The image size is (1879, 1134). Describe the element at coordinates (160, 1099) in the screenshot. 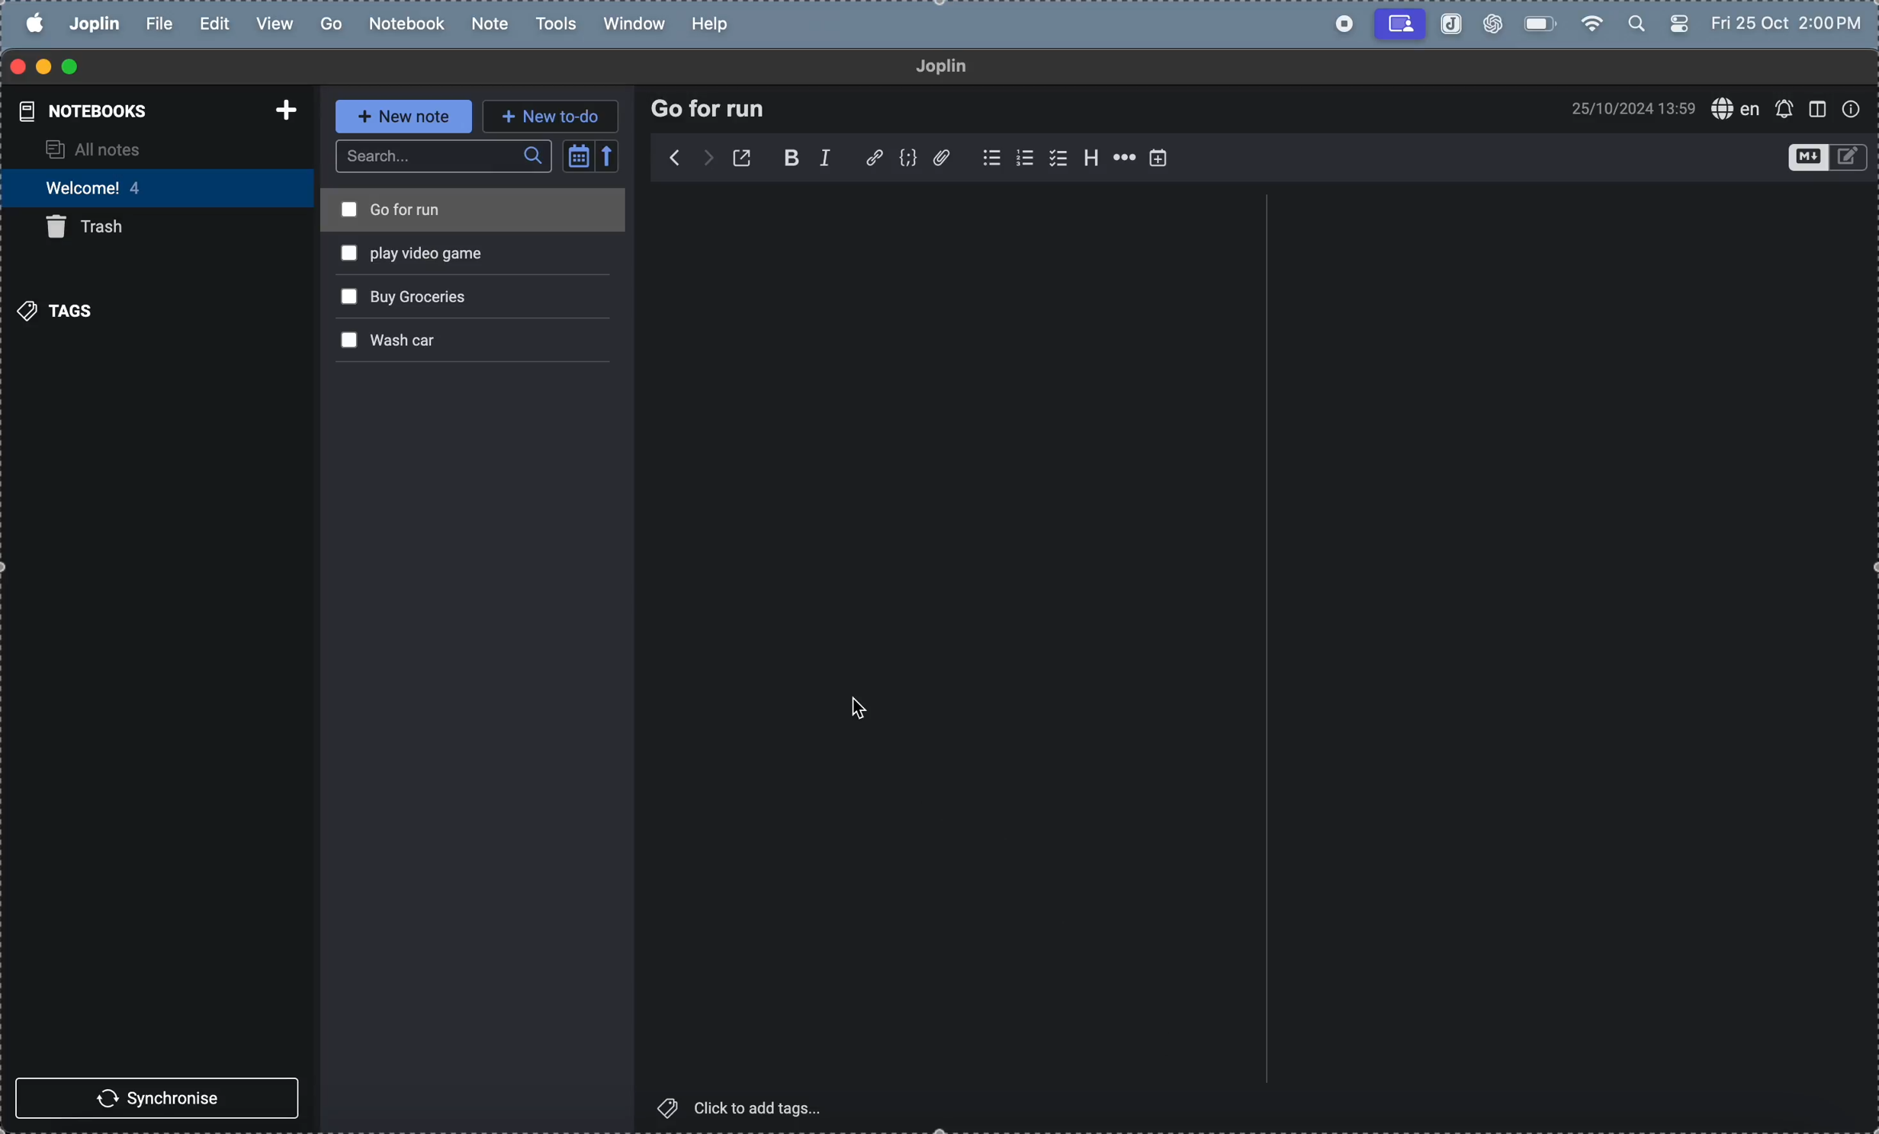

I see `synchronise` at that location.